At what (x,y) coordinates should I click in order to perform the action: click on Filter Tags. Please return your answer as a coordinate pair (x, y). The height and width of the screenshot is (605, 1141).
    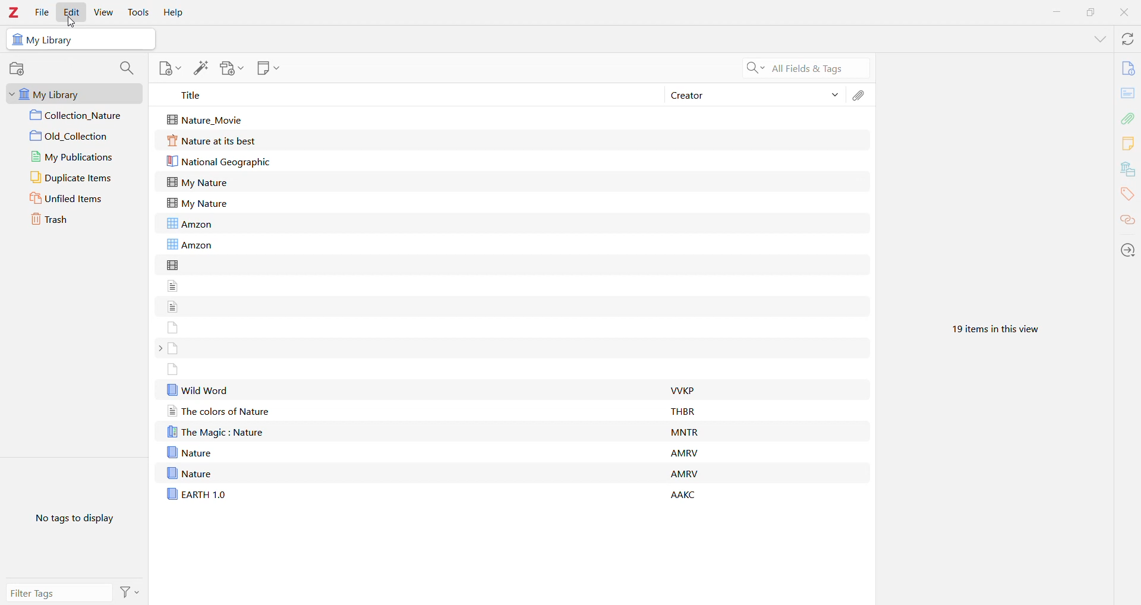
    Looking at the image, I should click on (60, 593).